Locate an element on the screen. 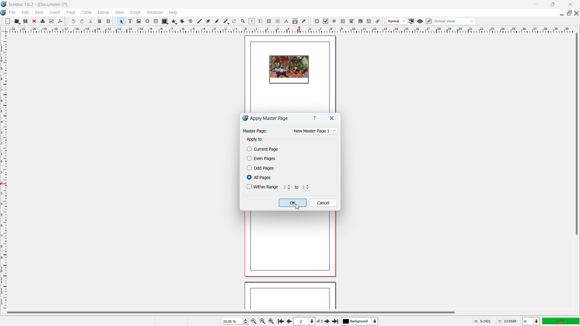 This screenshot has height=326, width=580. save as pdf is located at coordinates (60, 21).